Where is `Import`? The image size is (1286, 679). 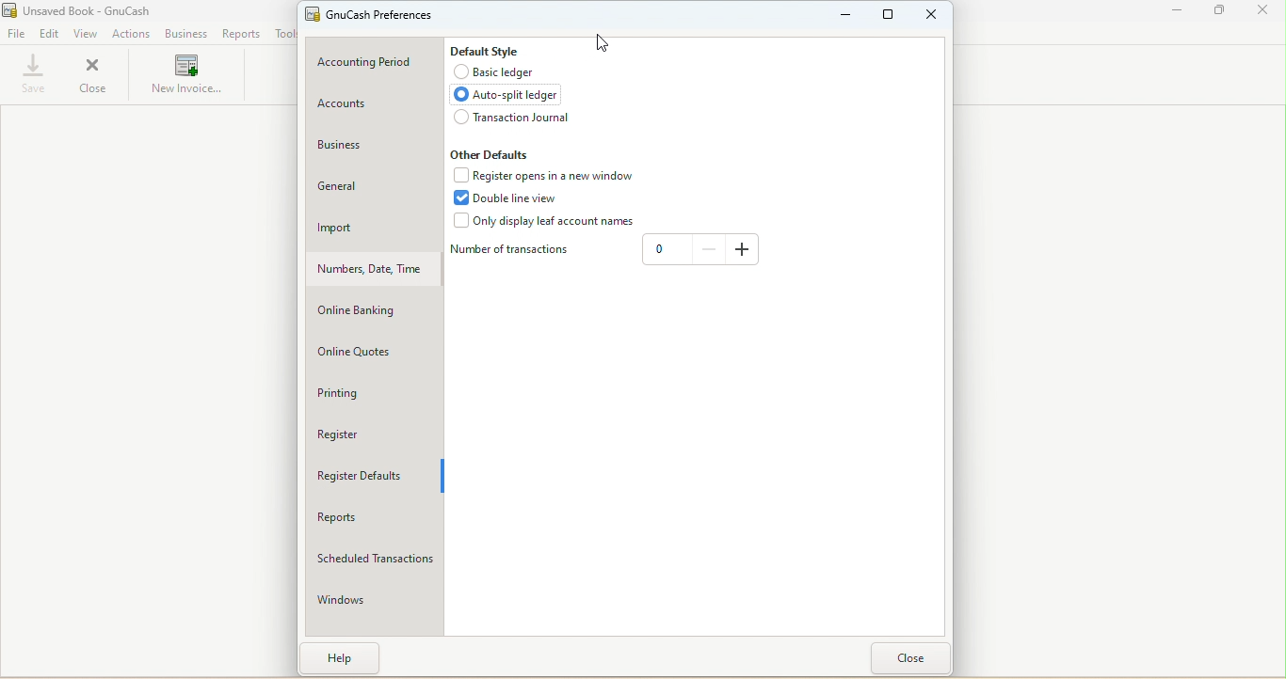
Import is located at coordinates (373, 228).